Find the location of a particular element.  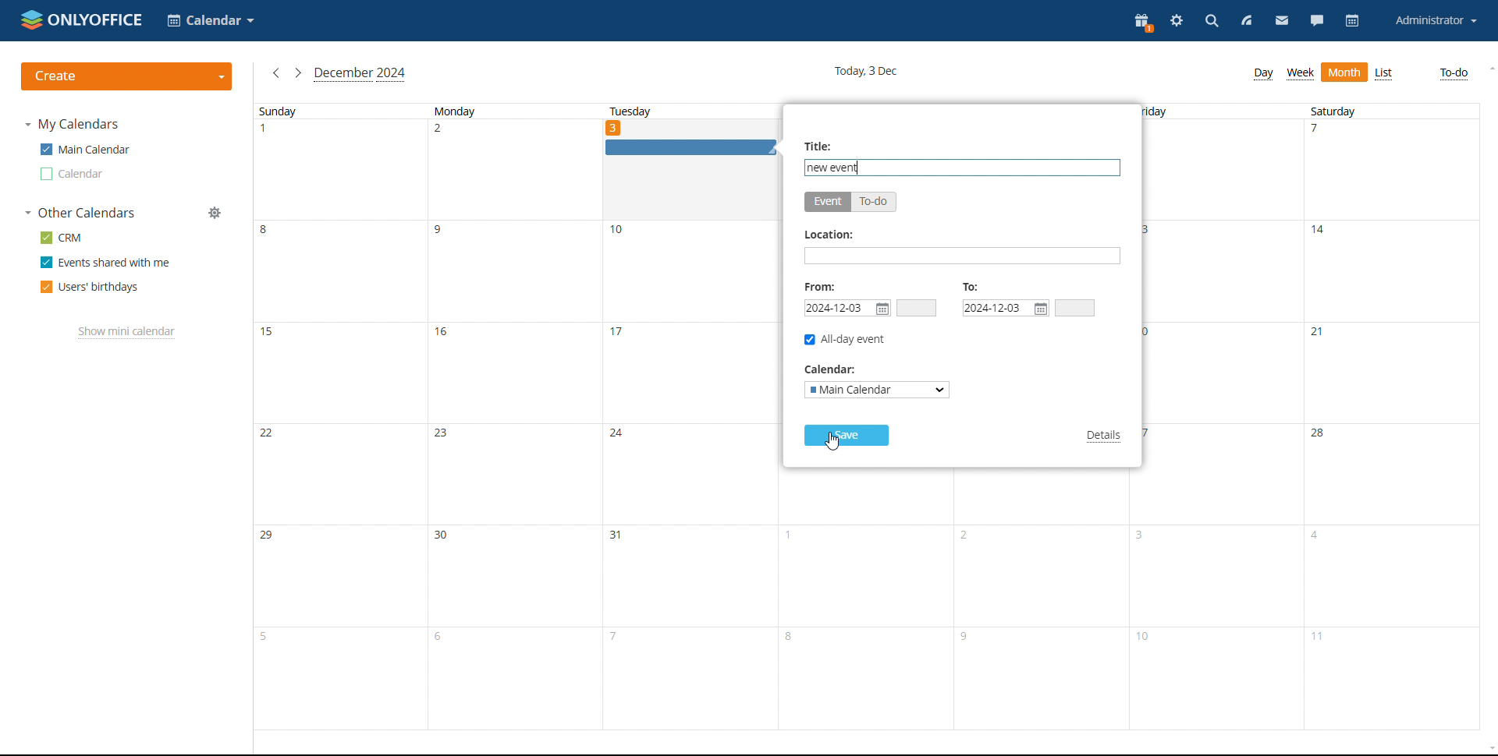

other calendars is located at coordinates (80, 212).